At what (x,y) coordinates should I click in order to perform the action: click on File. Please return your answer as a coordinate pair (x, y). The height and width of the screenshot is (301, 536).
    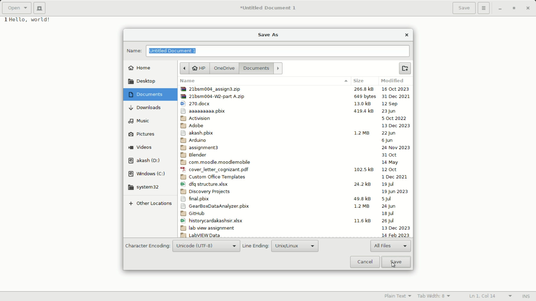
    Looking at the image, I should click on (295, 184).